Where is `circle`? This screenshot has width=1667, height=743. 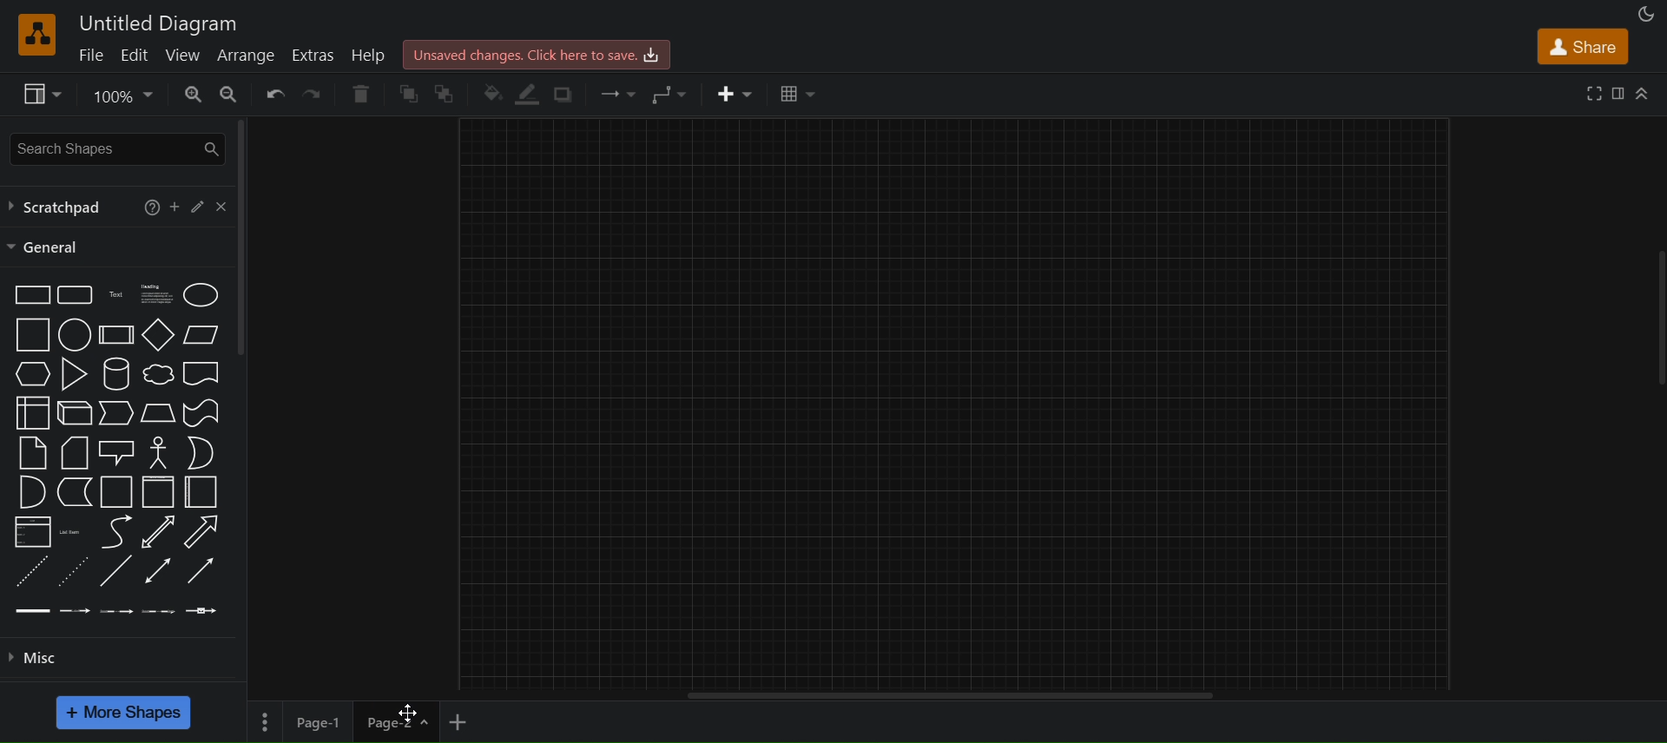
circle is located at coordinates (73, 335).